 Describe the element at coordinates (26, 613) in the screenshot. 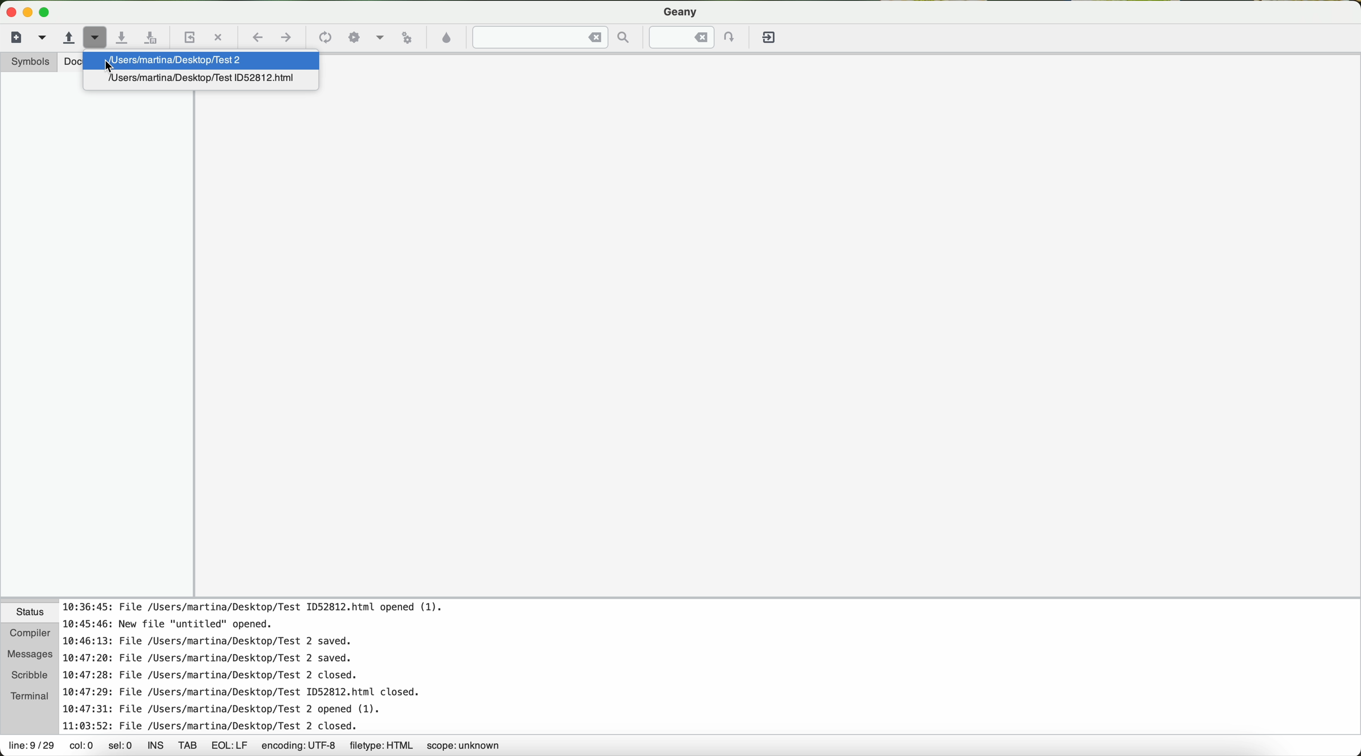

I see `status` at that location.